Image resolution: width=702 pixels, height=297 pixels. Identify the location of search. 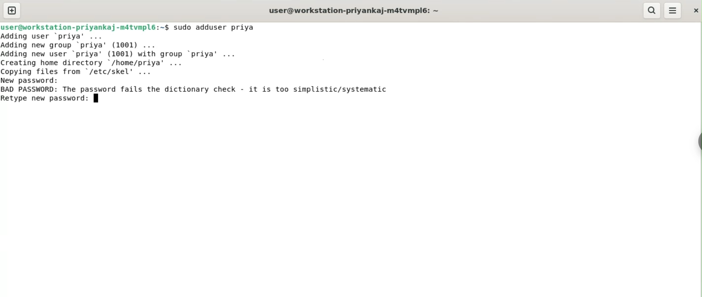
(652, 11).